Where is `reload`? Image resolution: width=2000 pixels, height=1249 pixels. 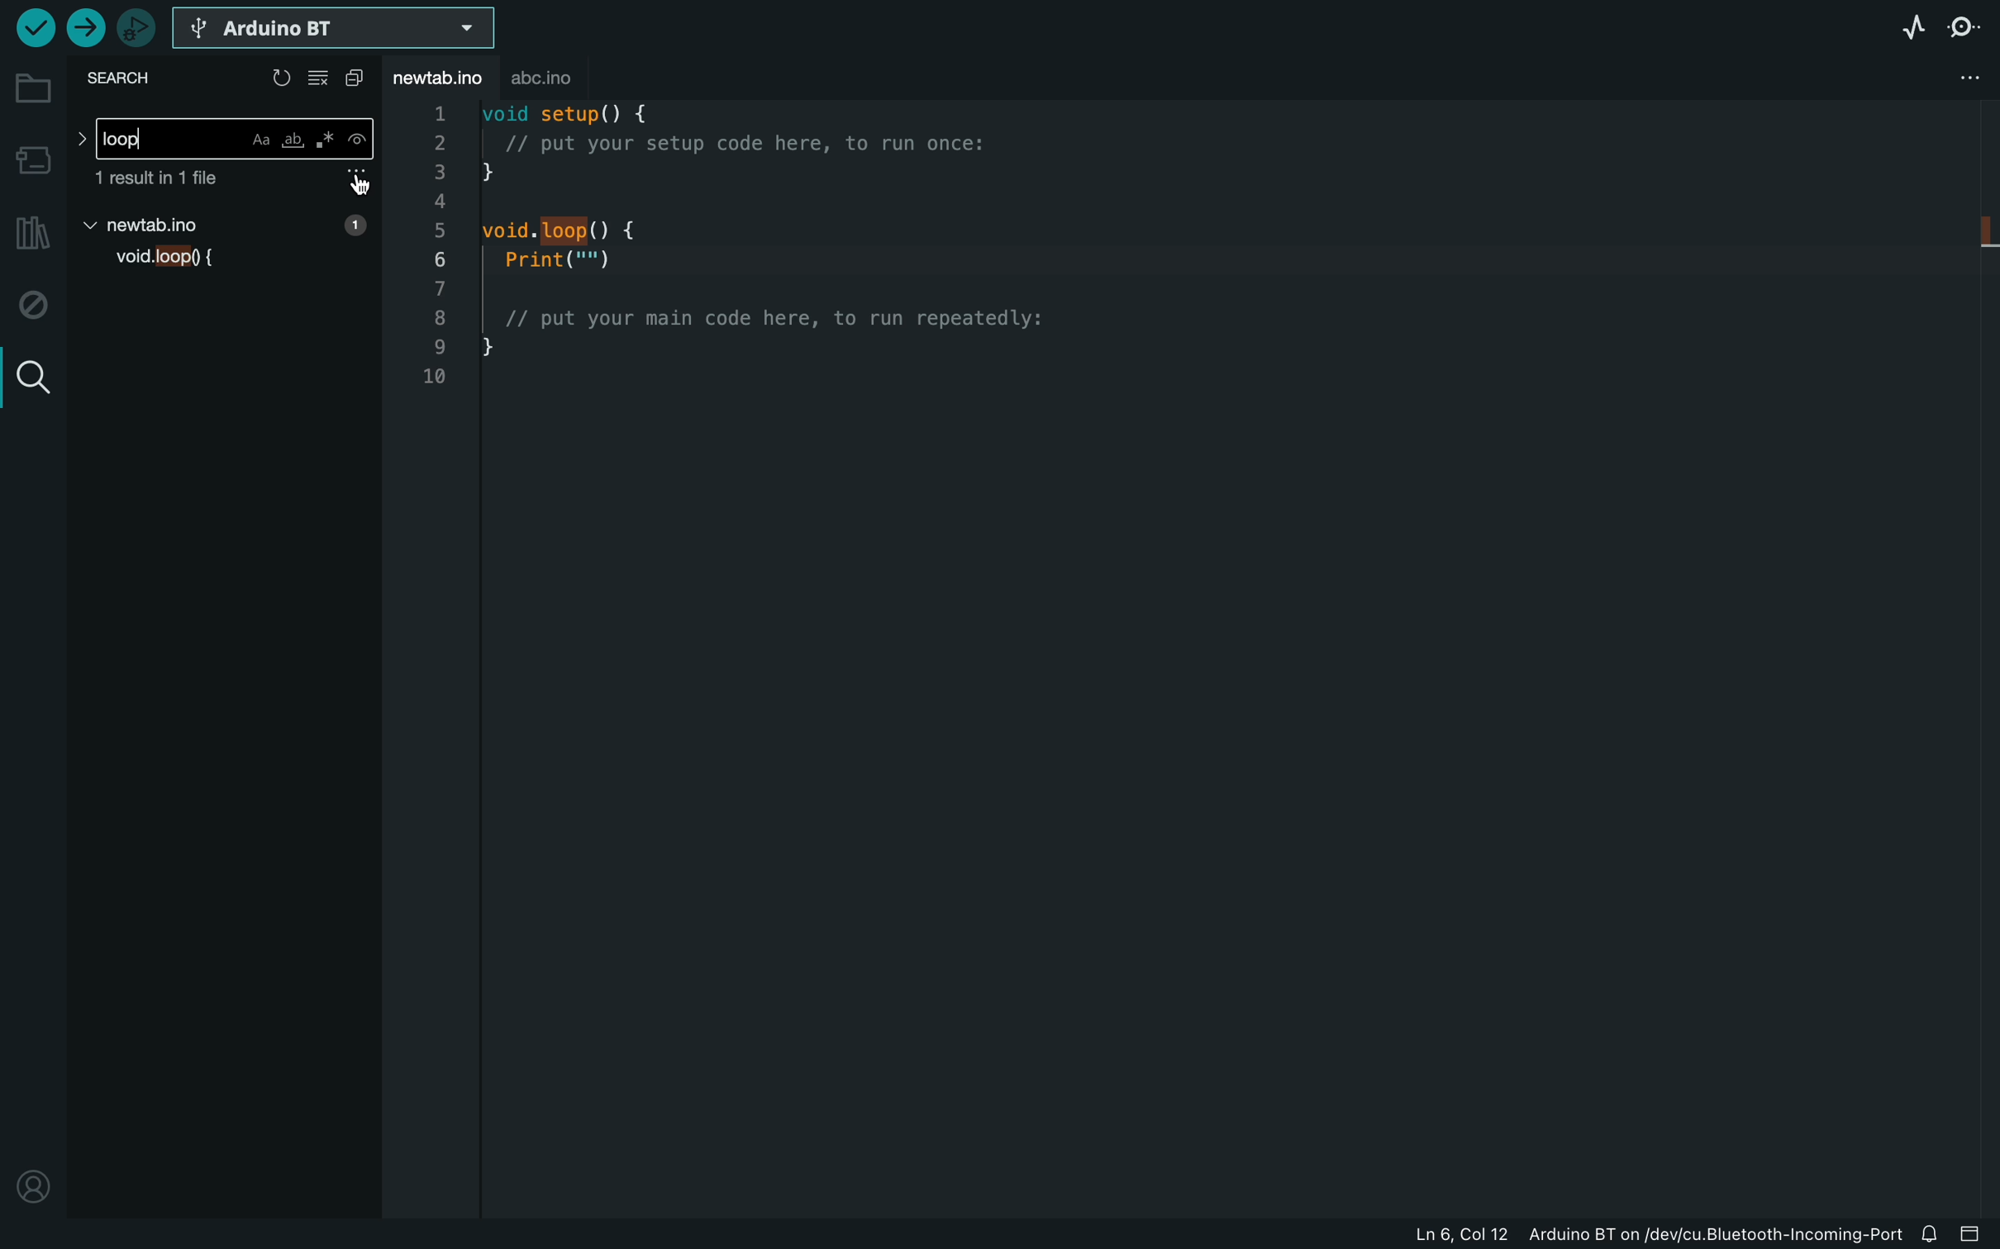 reload is located at coordinates (282, 78).